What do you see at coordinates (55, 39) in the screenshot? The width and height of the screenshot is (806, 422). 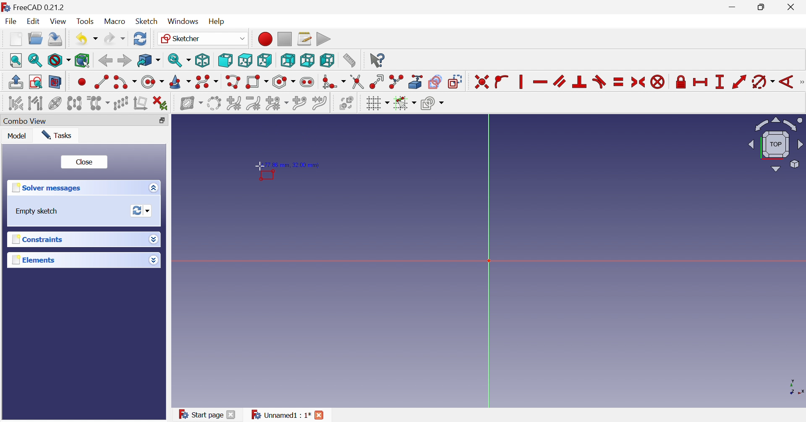 I see `Save` at bounding box center [55, 39].